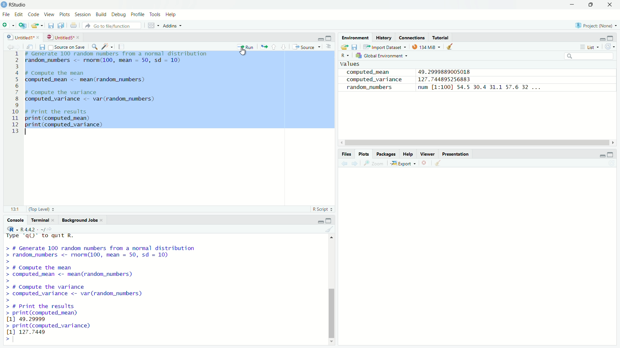  Describe the element at coordinates (96, 81) in the screenshot. I see `computed_mean <- mean(random_numbers)` at that location.